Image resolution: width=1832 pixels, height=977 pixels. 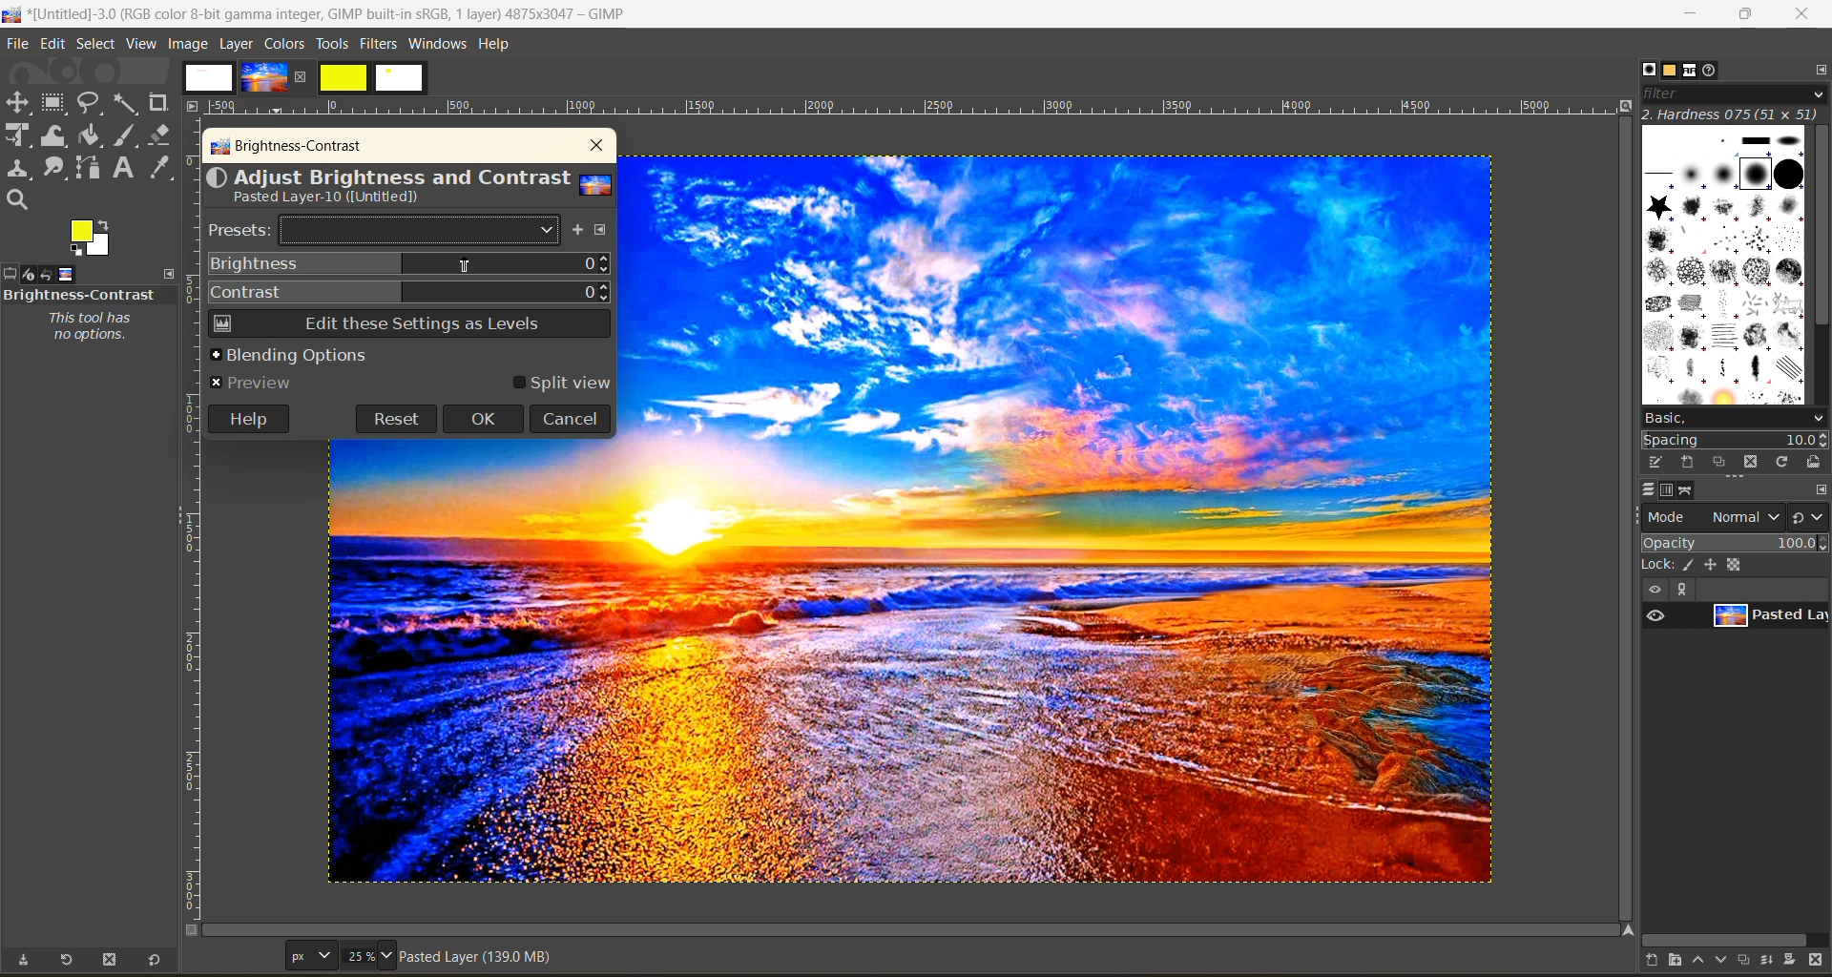 I want to click on images, so click(x=67, y=272).